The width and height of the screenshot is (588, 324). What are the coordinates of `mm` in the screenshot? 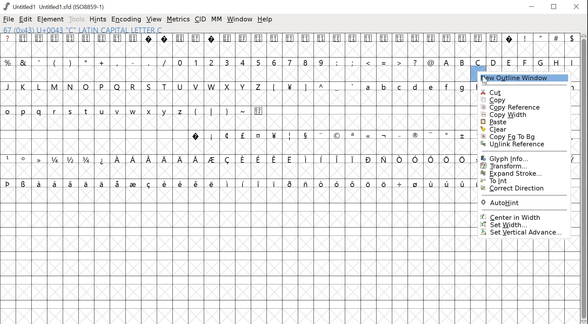 It's located at (216, 20).